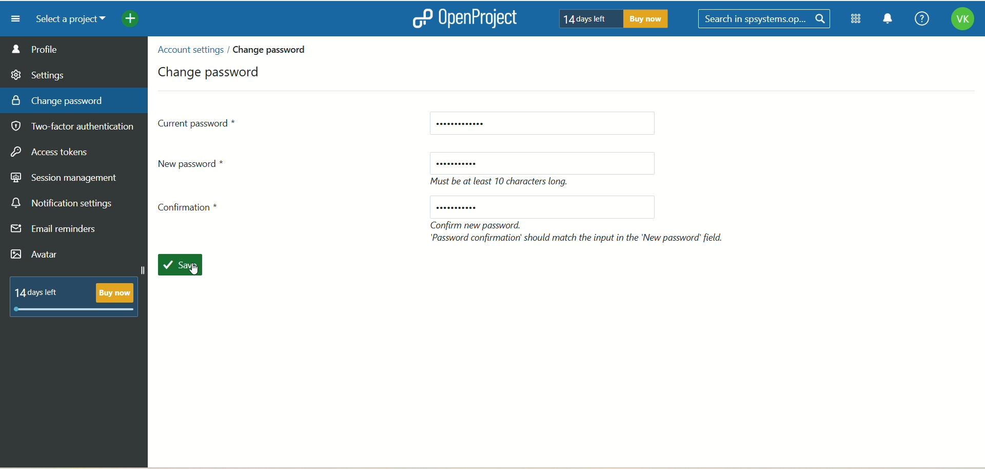 The width and height of the screenshot is (985, 469). I want to click on access takers, so click(54, 153).